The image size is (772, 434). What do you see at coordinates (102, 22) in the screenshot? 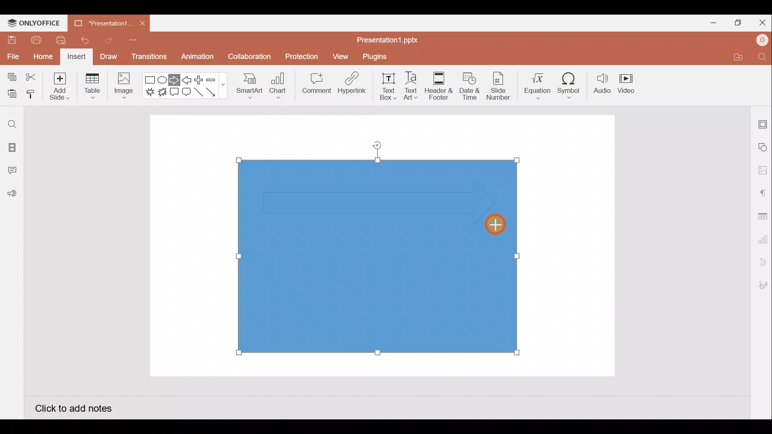
I see `Presentation1.` at bounding box center [102, 22].